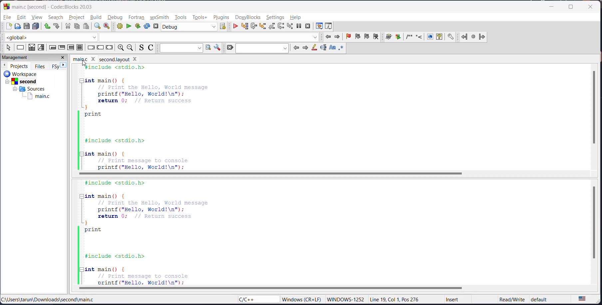 This screenshot has height=305, width=602. I want to click on Line 19, Col 1, Pos 276, so click(396, 299).